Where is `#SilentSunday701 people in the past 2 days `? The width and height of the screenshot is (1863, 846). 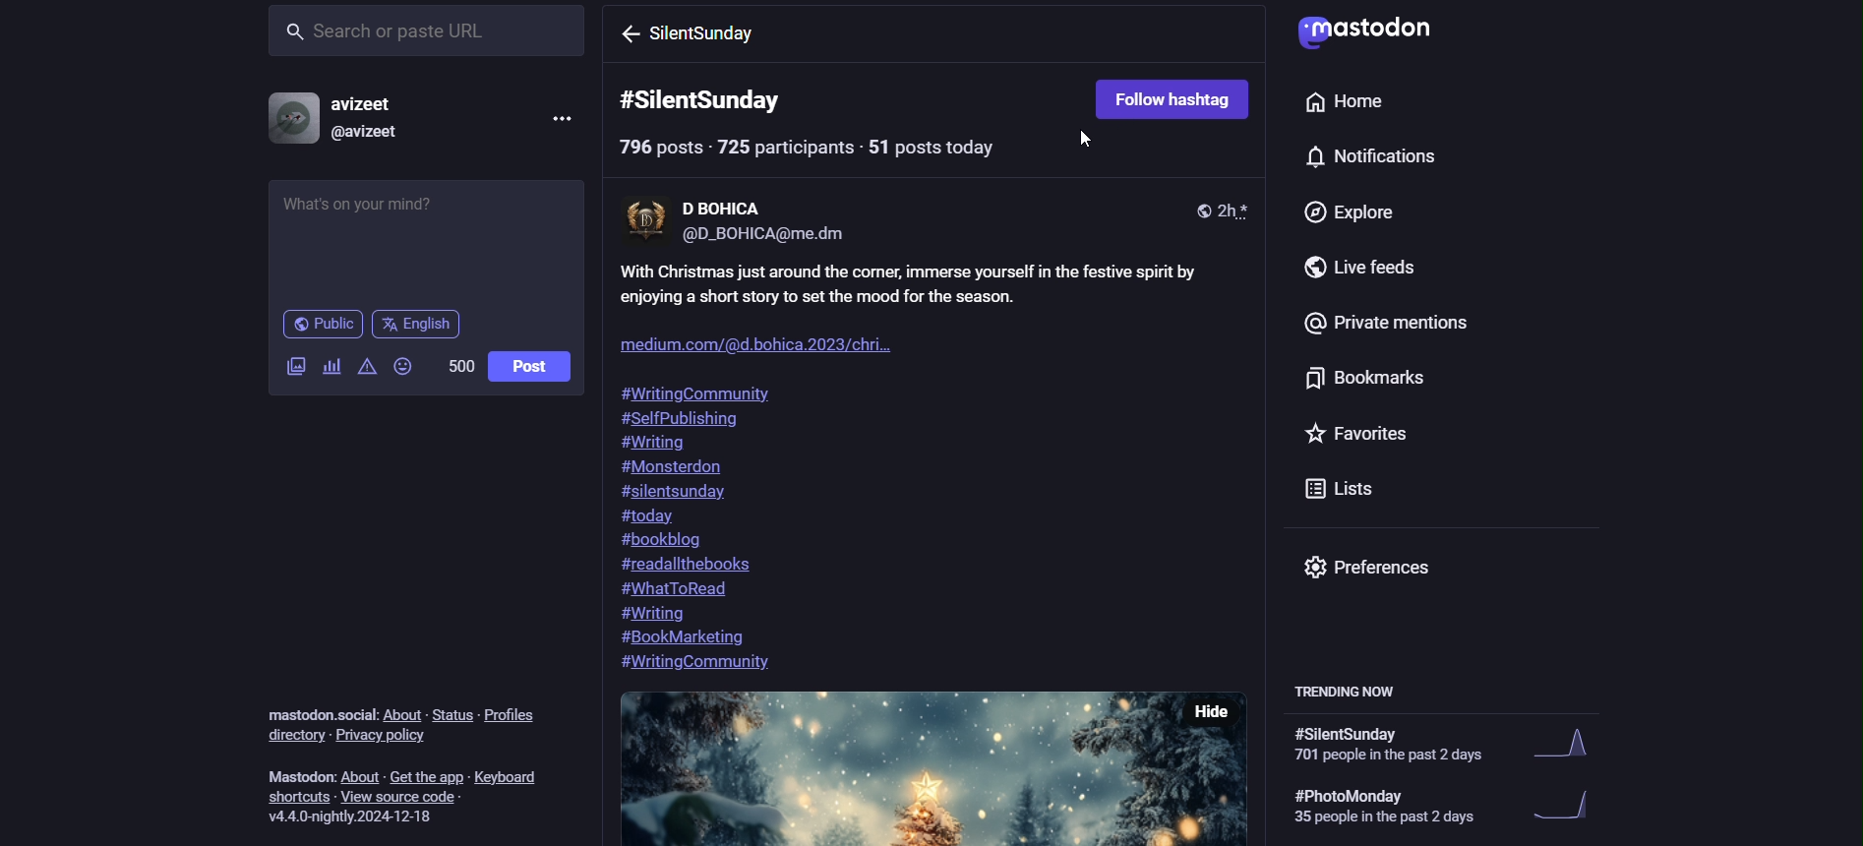
#SilentSunday701 people in the past 2 days  is located at coordinates (1460, 748).